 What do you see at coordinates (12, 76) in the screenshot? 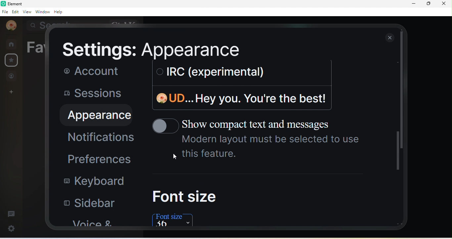
I see `people` at bounding box center [12, 76].